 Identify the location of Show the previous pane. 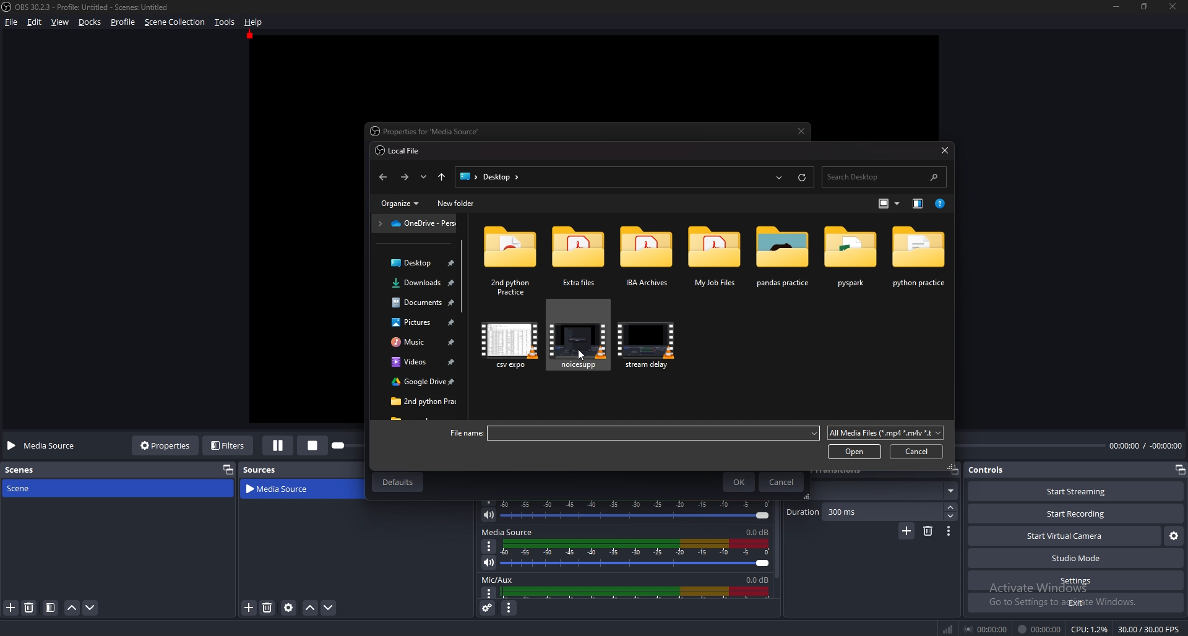
(919, 204).